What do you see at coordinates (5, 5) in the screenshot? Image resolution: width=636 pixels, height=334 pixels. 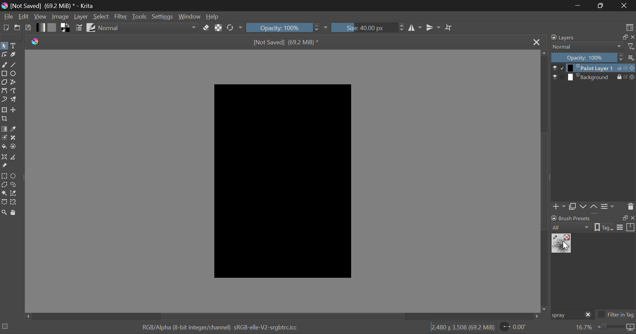 I see `logo` at bounding box center [5, 5].